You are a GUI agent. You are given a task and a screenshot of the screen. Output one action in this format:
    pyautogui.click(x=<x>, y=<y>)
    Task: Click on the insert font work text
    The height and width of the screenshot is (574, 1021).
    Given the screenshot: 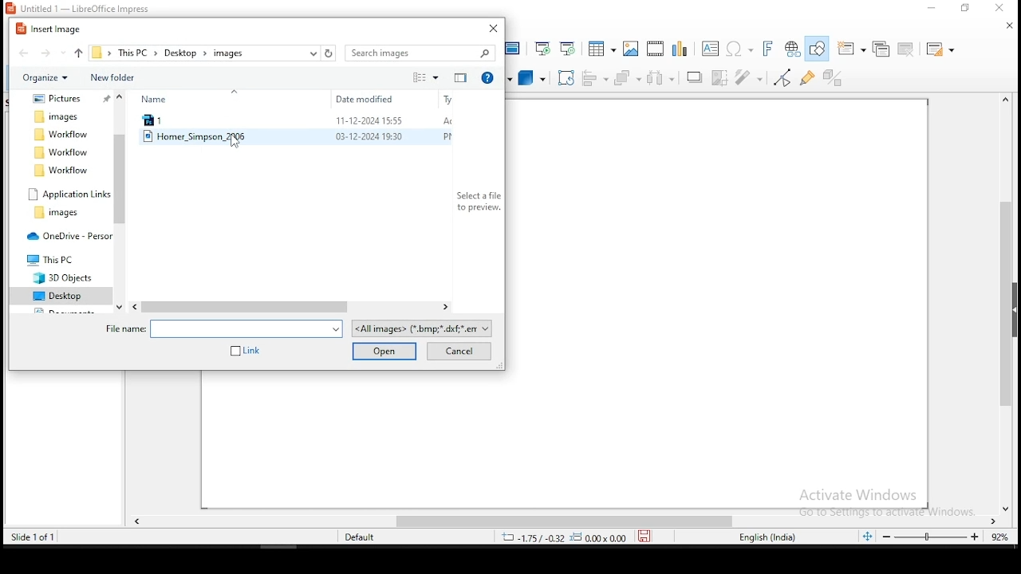 What is the action you would take?
    pyautogui.click(x=768, y=48)
    